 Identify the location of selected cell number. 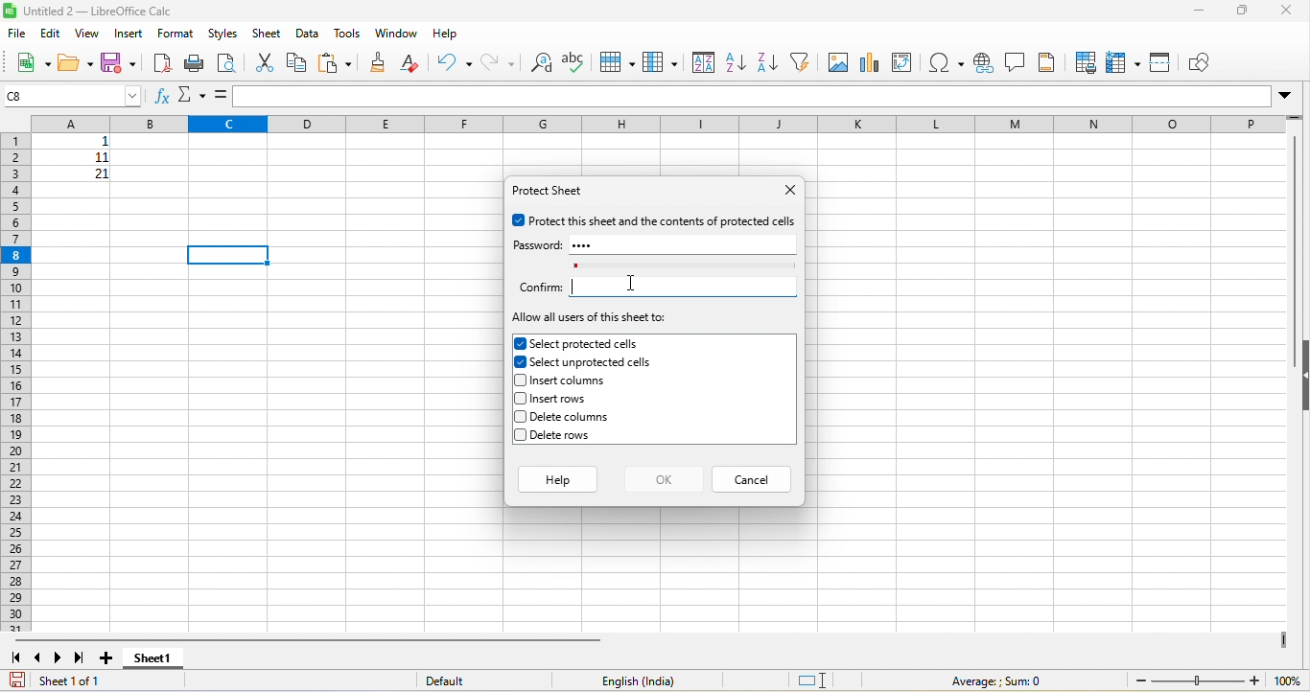
(74, 95).